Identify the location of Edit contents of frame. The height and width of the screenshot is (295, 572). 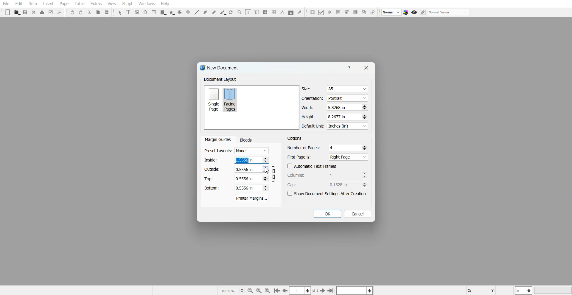
(248, 12).